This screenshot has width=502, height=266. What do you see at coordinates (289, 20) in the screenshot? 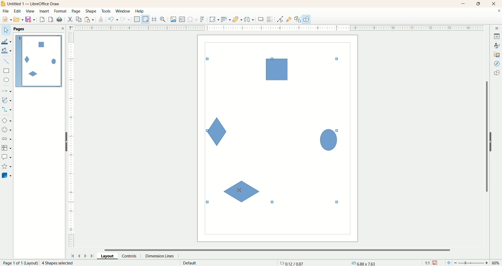
I see `gluepoint function` at bounding box center [289, 20].